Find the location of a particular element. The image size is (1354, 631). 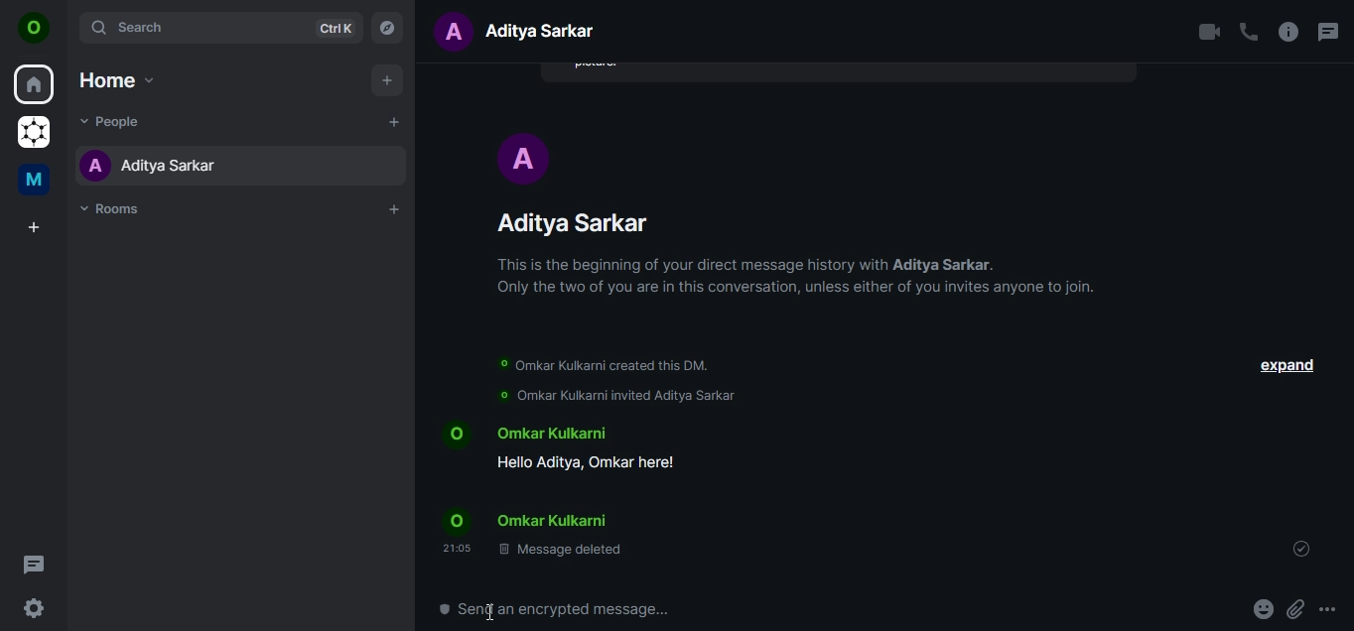

add room is located at coordinates (393, 209).